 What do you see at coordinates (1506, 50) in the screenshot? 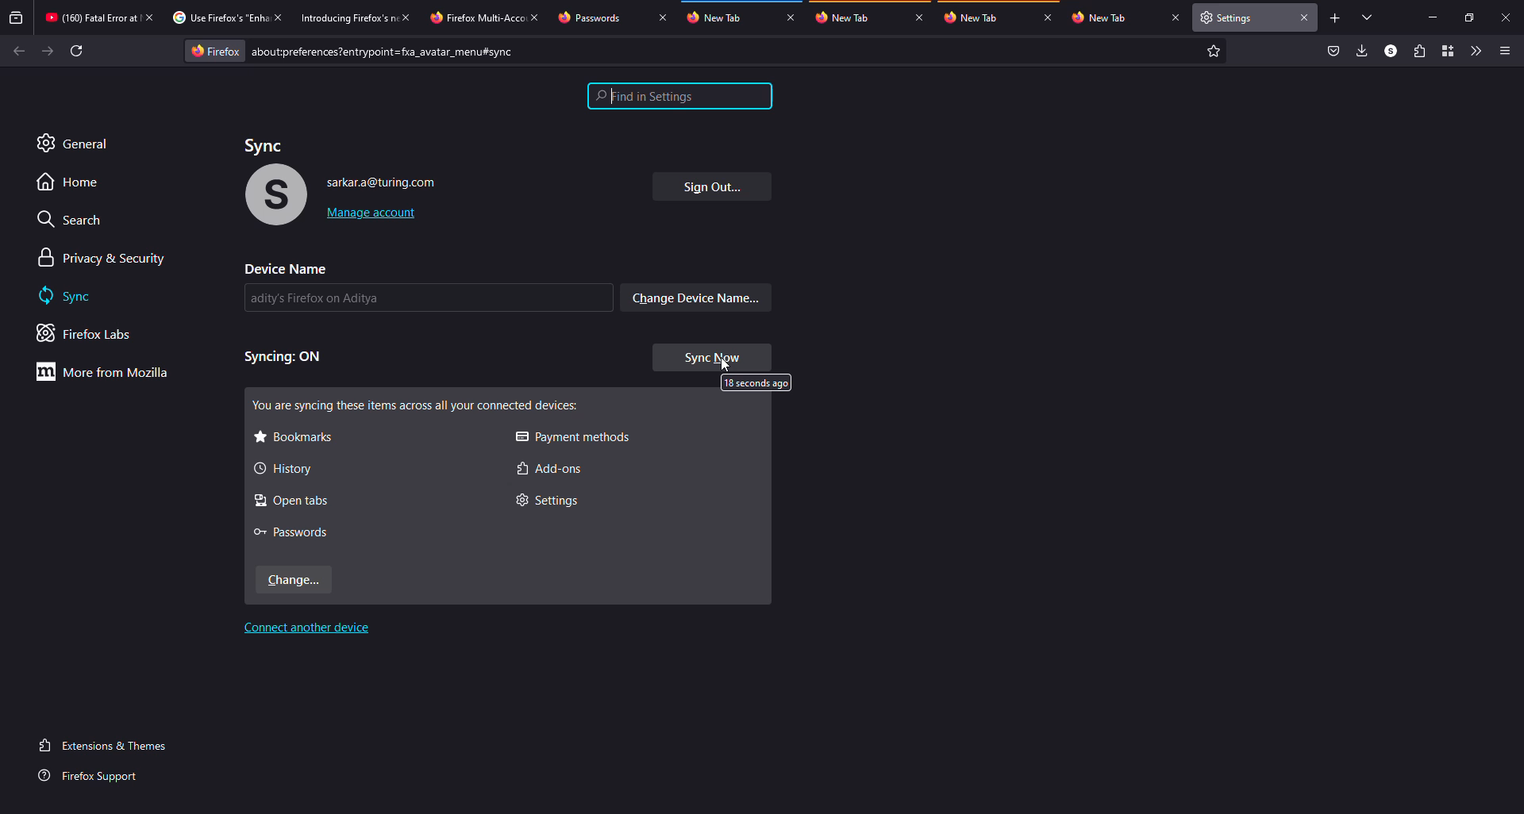
I see `menu` at bounding box center [1506, 50].